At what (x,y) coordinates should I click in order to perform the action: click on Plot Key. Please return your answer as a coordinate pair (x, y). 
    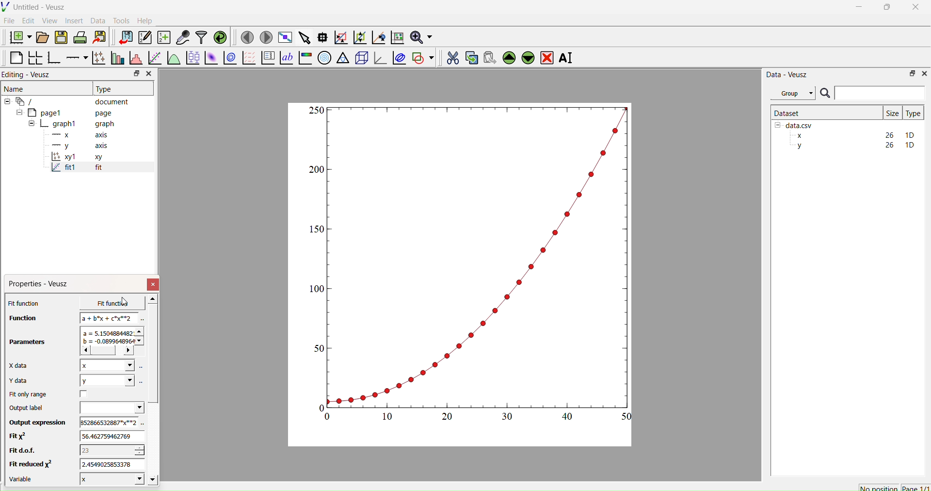
    Looking at the image, I should click on (268, 58).